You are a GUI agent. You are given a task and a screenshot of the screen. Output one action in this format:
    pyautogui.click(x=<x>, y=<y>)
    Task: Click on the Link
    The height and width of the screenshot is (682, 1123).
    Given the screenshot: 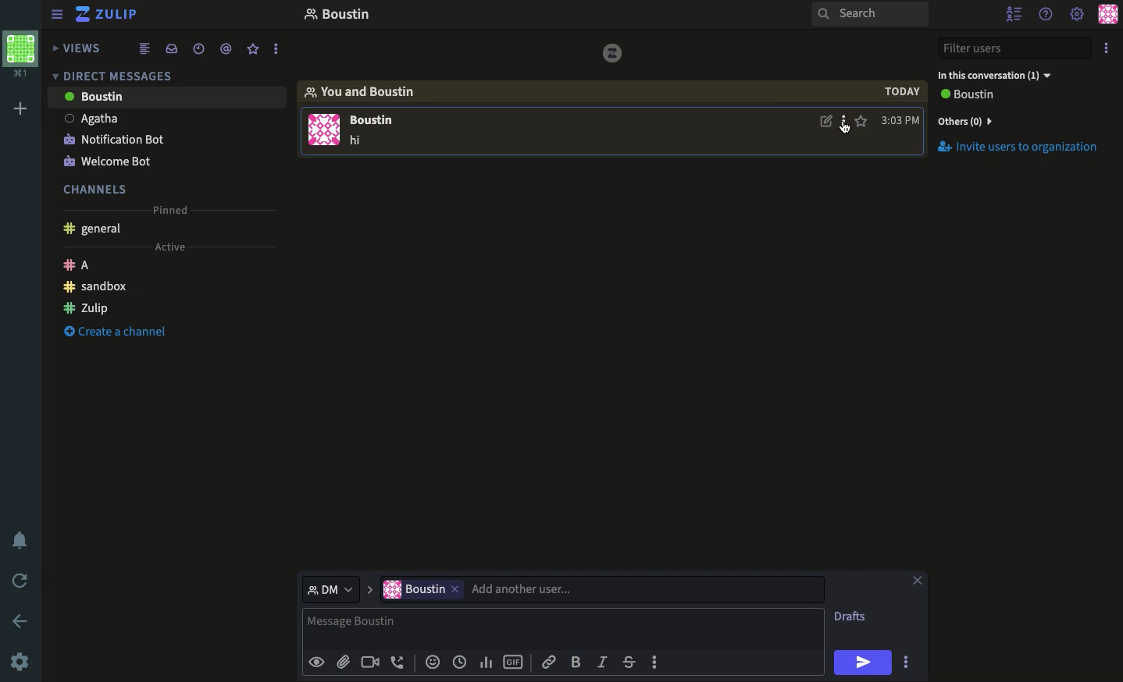 What is the action you would take?
    pyautogui.click(x=548, y=662)
    